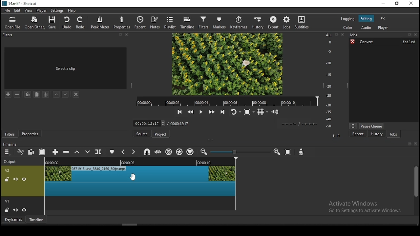 The width and height of the screenshot is (420, 236). I want to click on ripple delete, so click(66, 152).